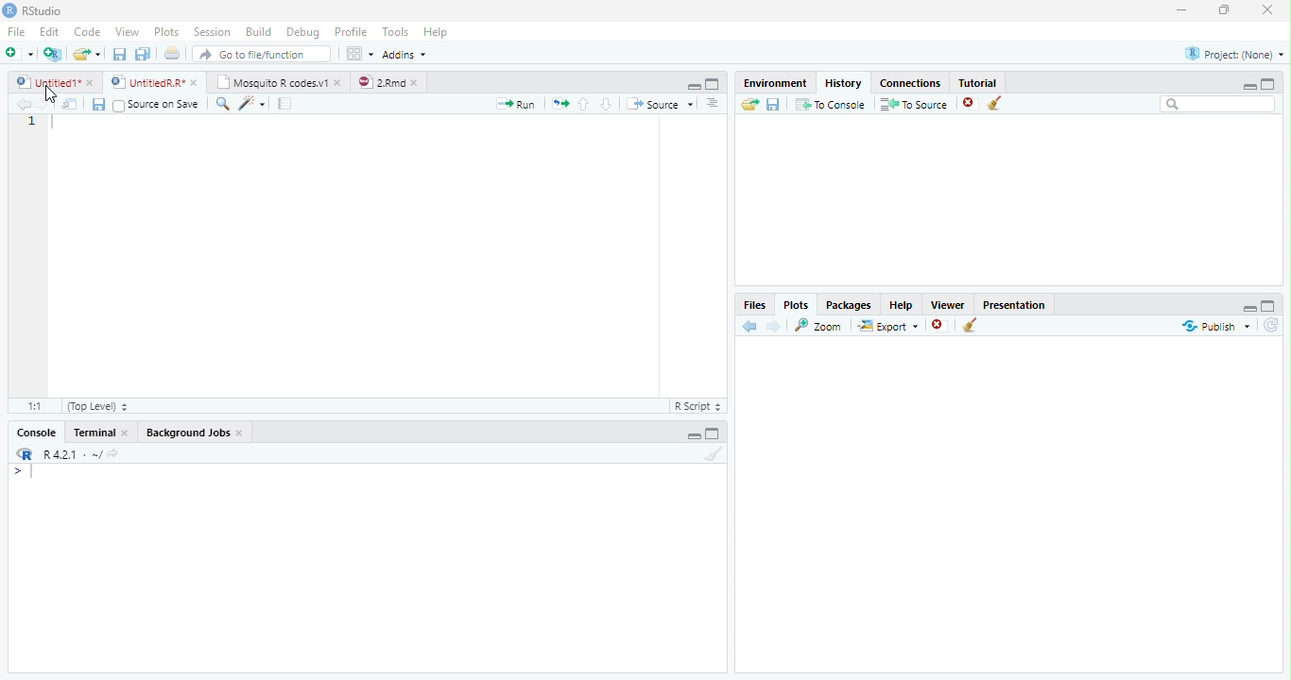 This screenshot has height=680, width=1291. What do you see at coordinates (54, 82) in the screenshot?
I see `Ungitied1*` at bounding box center [54, 82].